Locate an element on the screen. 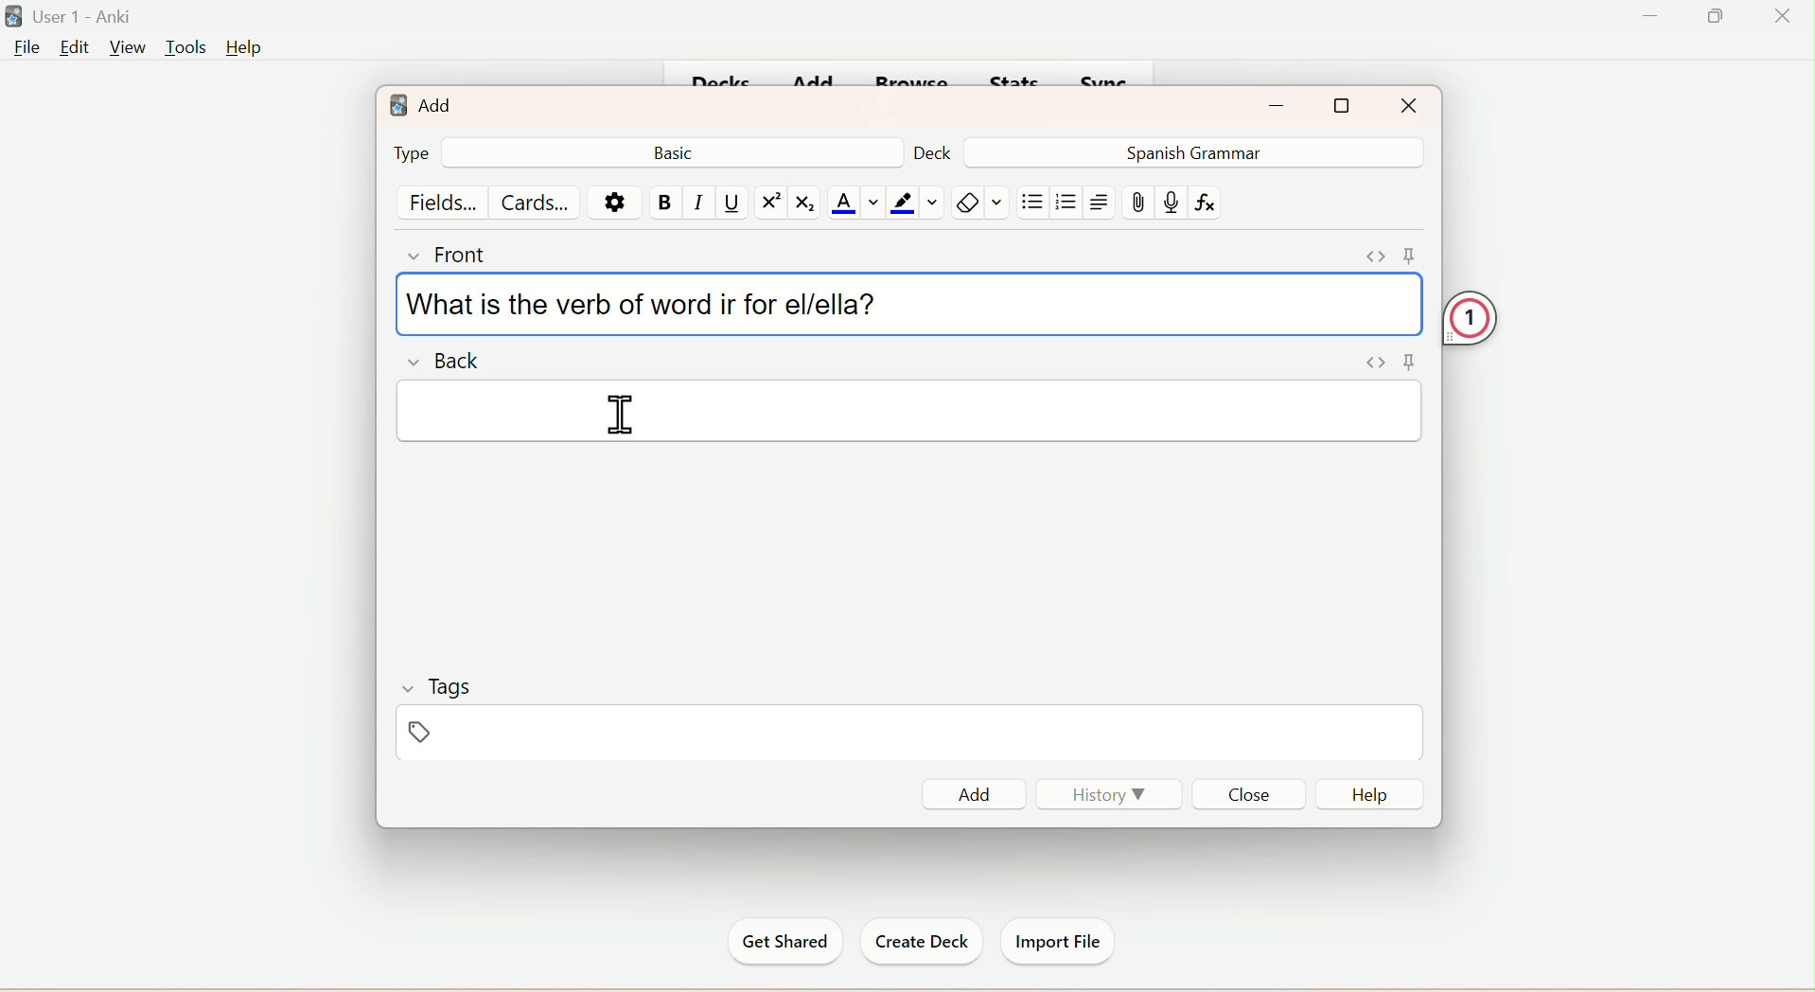 This screenshot has width=1815, height=992. Get Started is located at coordinates (787, 942).